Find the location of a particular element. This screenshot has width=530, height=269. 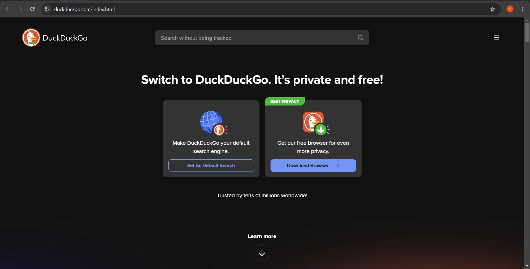

more options is located at coordinates (496, 38).